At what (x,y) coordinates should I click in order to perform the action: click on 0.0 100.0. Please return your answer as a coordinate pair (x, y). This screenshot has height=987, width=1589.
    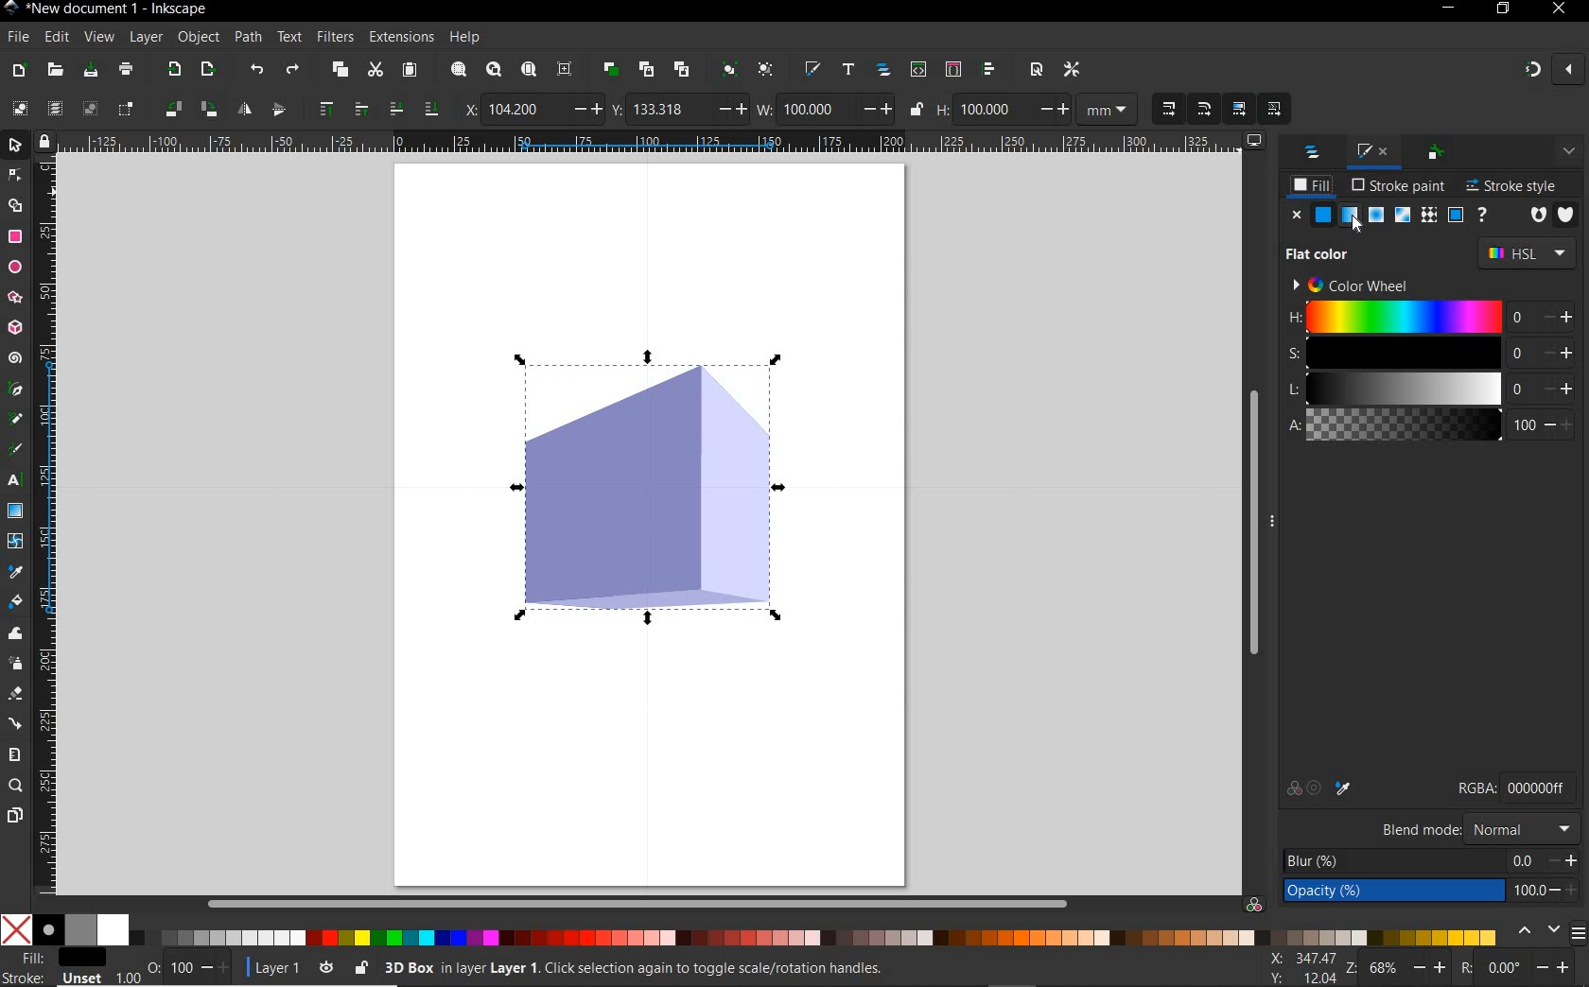
    Looking at the image, I should click on (1527, 877).